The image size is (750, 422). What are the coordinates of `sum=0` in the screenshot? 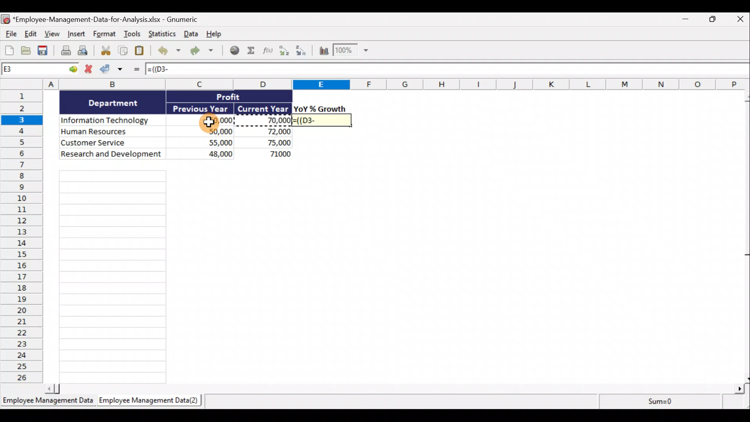 It's located at (673, 402).